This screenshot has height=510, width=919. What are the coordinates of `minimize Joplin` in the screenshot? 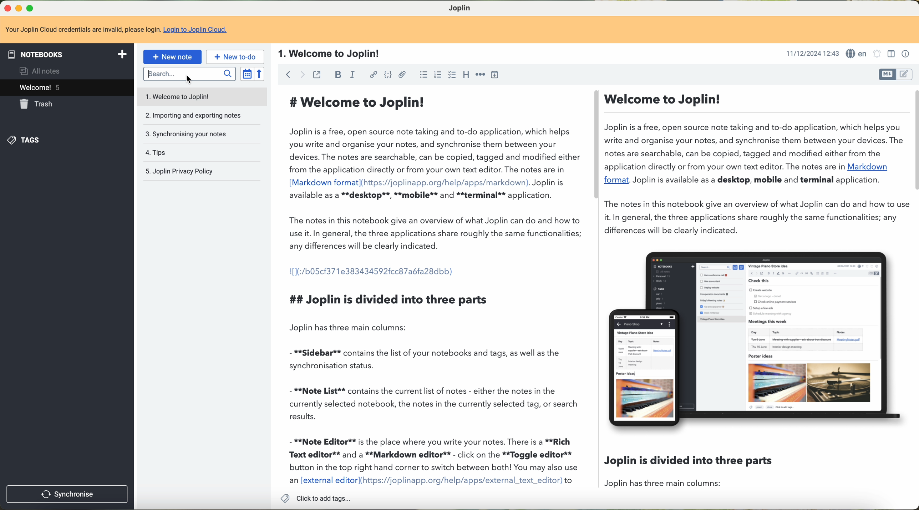 It's located at (19, 9).